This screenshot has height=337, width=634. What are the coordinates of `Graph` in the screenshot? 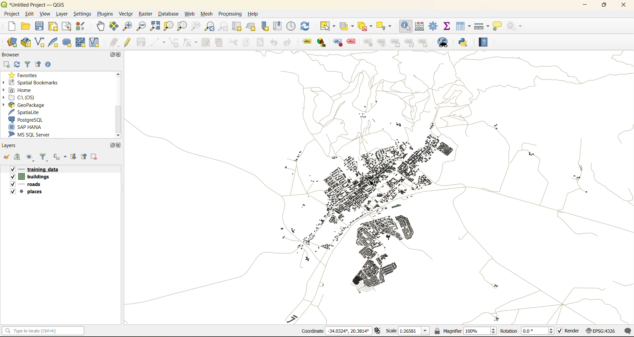 It's located at (320, 43).